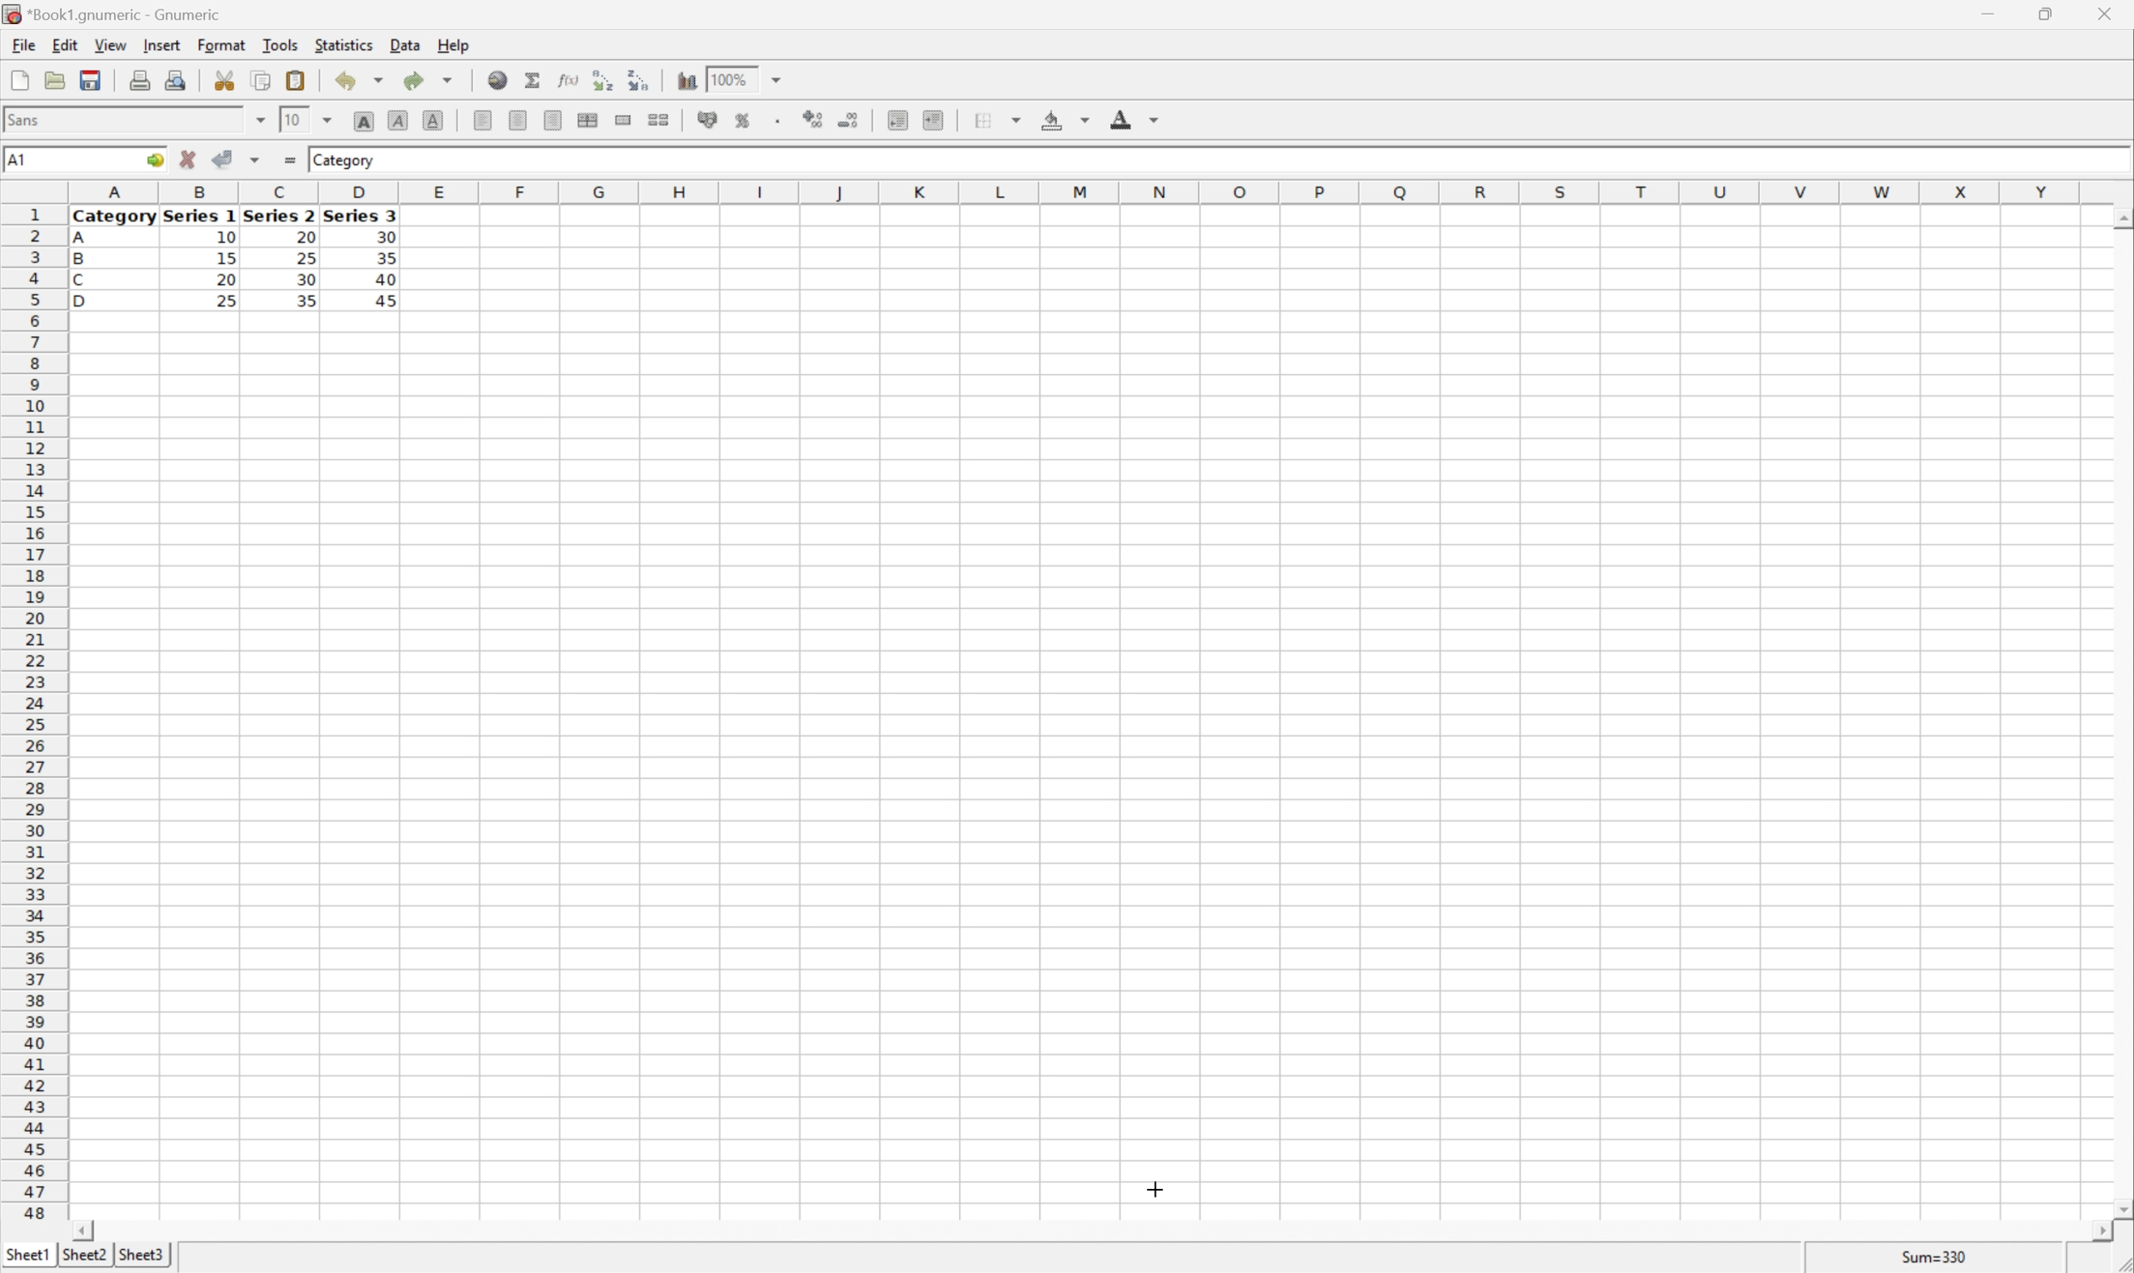 Image resolution: width=2134 pixels, height=1273 pixels. What do you see at coordinates (86, 1231) in the screenshot?
I see `Scroll Left` at bounding box center [86, 1231].